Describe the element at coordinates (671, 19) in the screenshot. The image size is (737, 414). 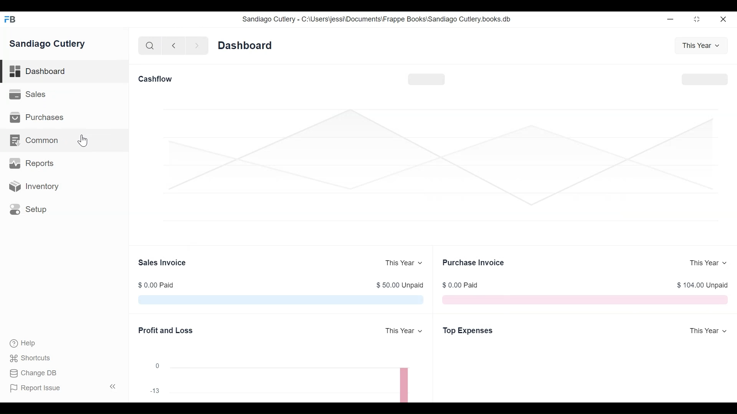
I see `minimize` at that location.